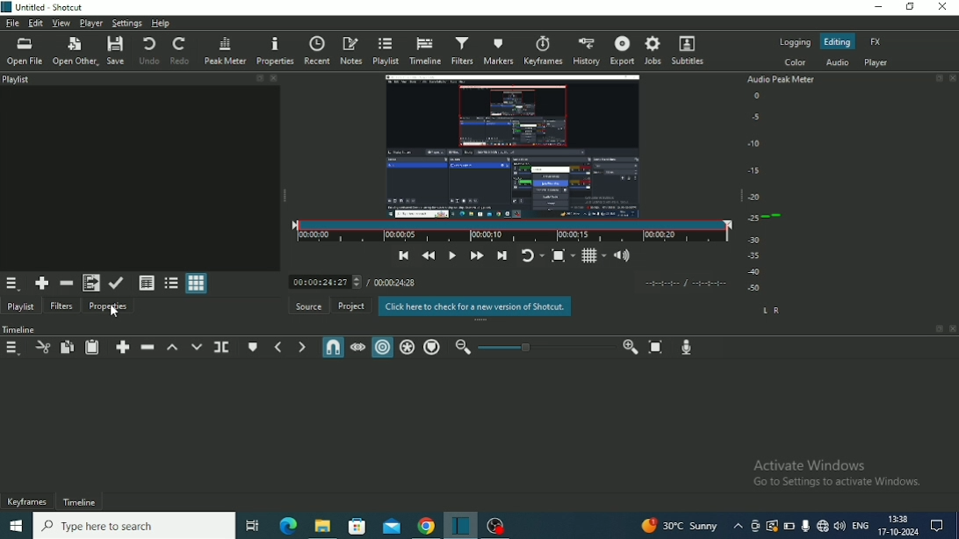 This screenshot has width=959, height=539. I want to click on Open File, so click(24, 52).